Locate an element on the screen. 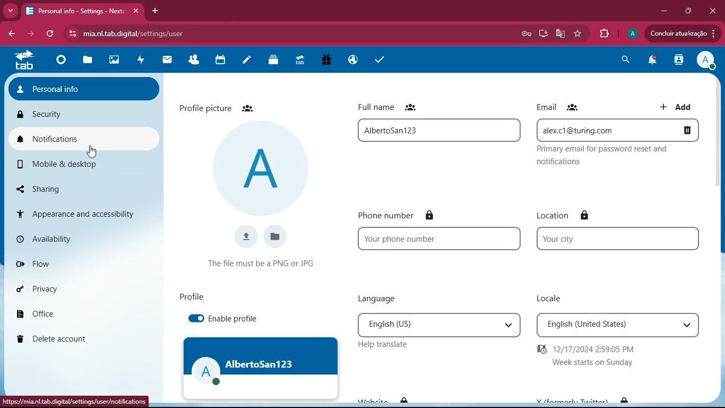 This screenshot has width=725, height=408. tasks is located at coordinates (379, 59).